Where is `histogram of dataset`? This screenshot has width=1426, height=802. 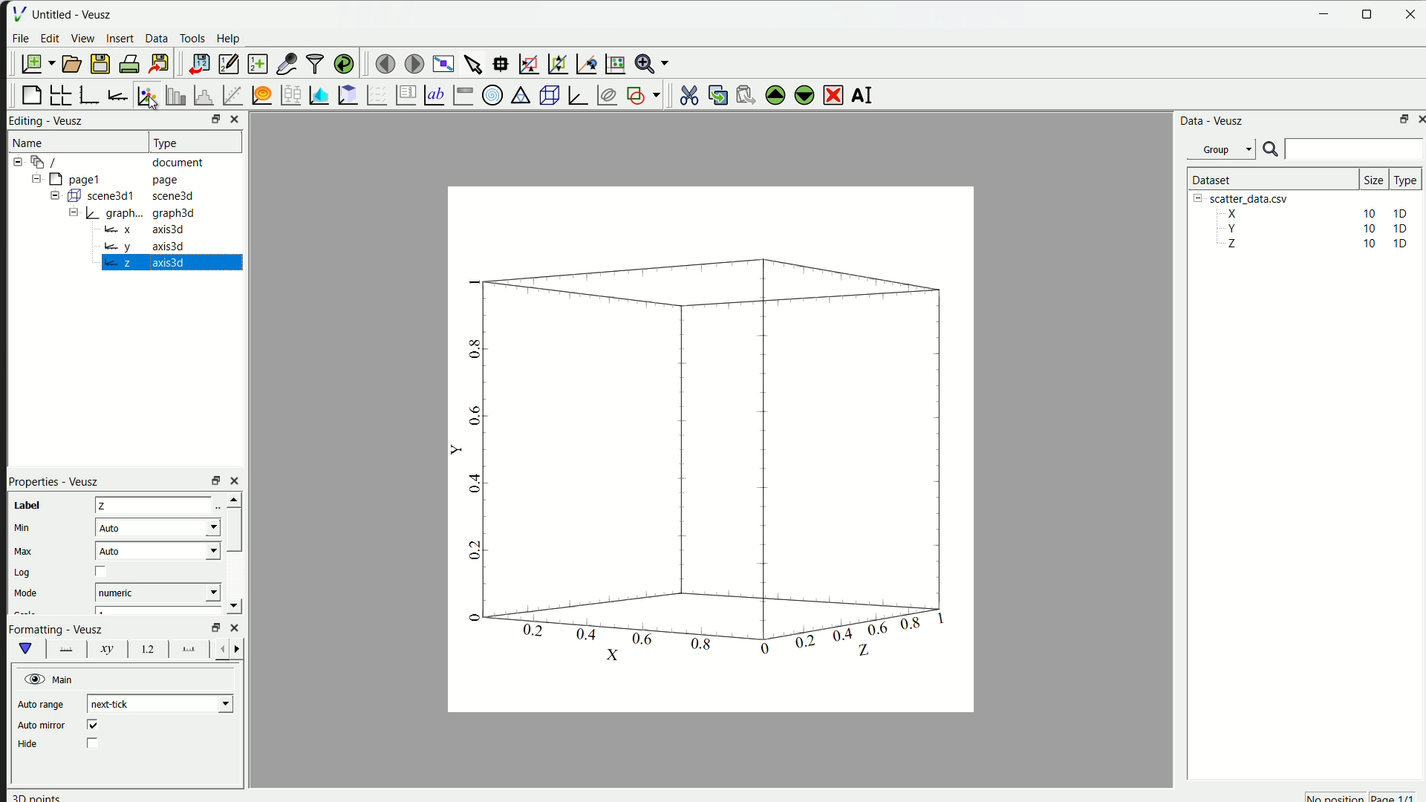
histogram of dataset is located at coordinates (201, 95).